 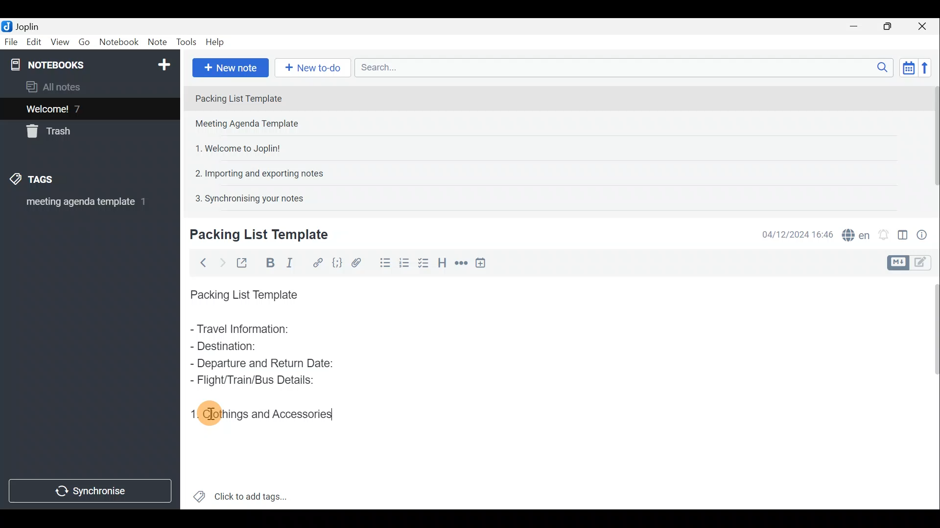 I want to click on Go, so click(x=85, y=42).